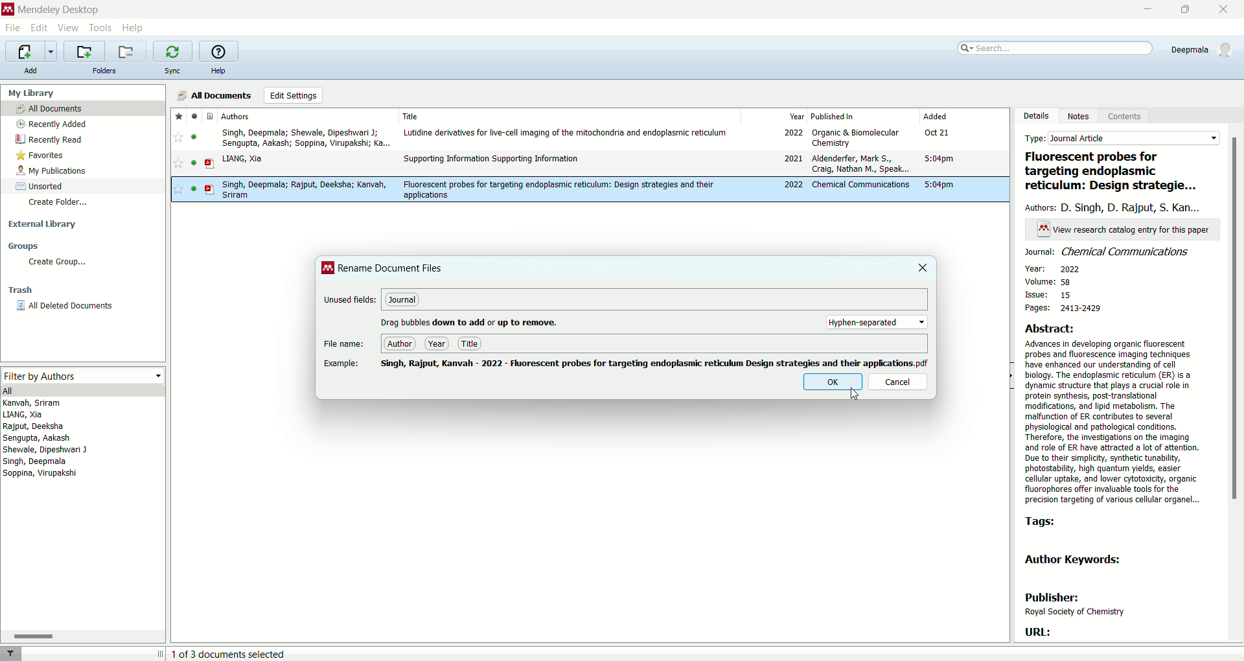  What do you see at coordinates (128, 52) in the screenshot?
I see `remove current folder` at bounding box center [128, 52].